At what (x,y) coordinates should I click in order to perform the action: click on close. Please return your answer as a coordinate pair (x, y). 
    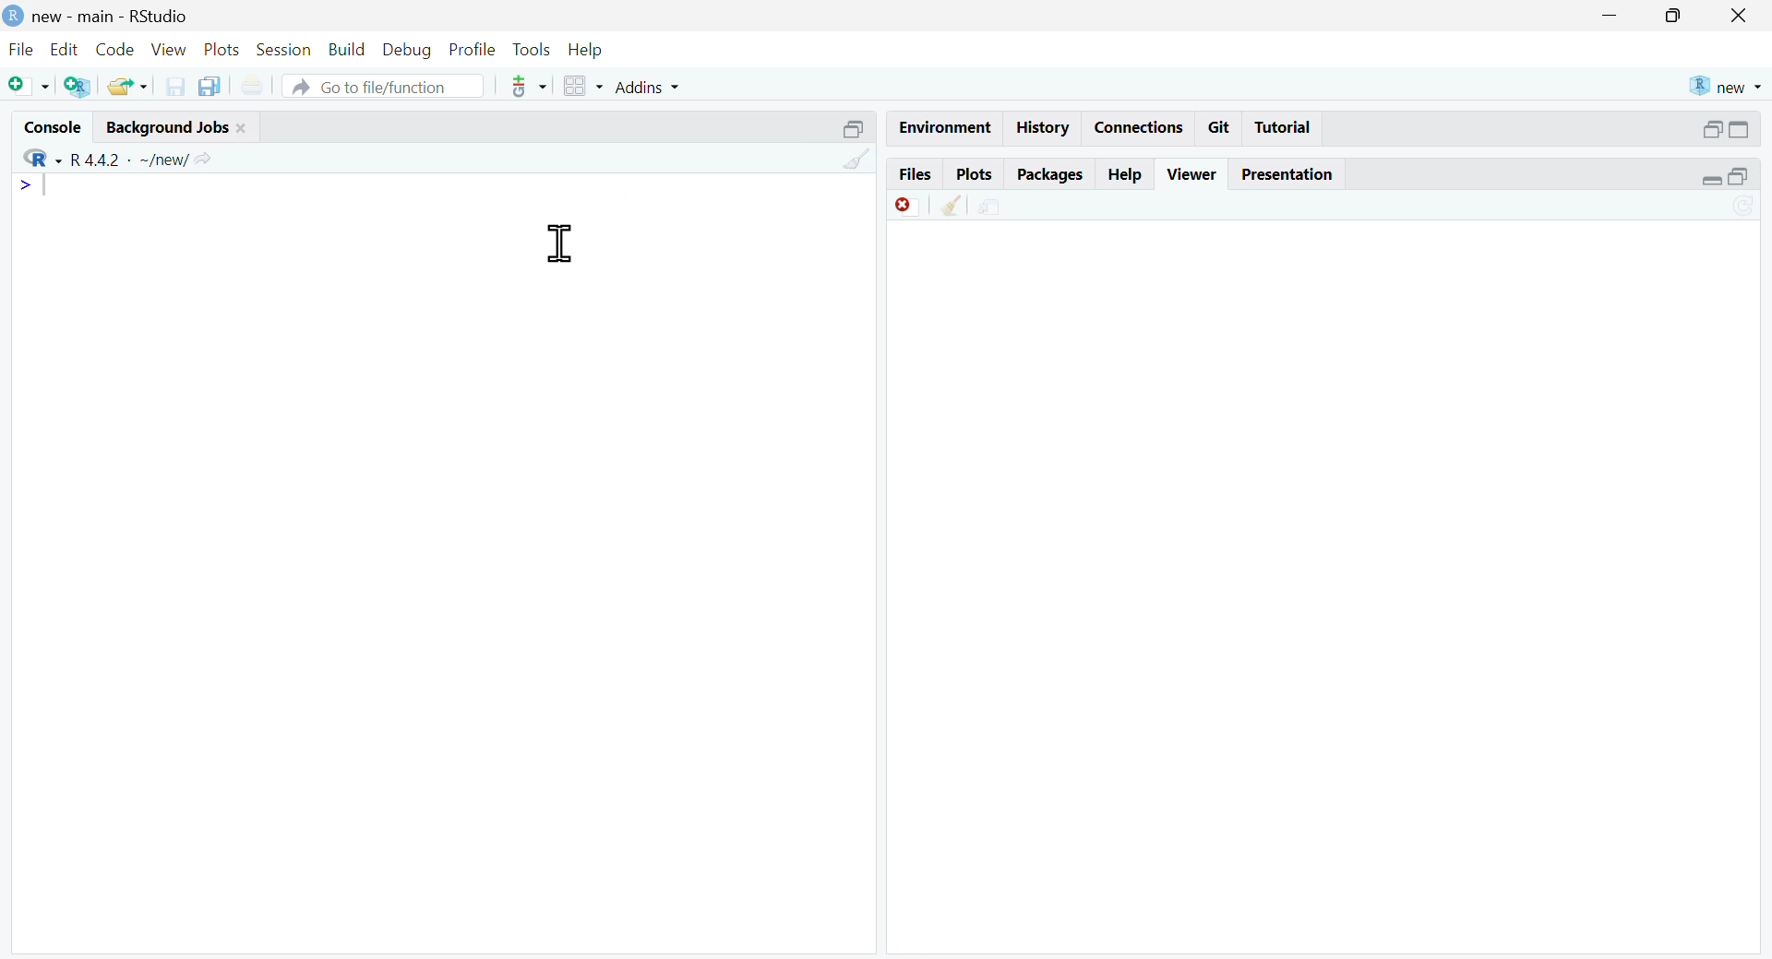
    Looking at the image, I should click on (242, 129).